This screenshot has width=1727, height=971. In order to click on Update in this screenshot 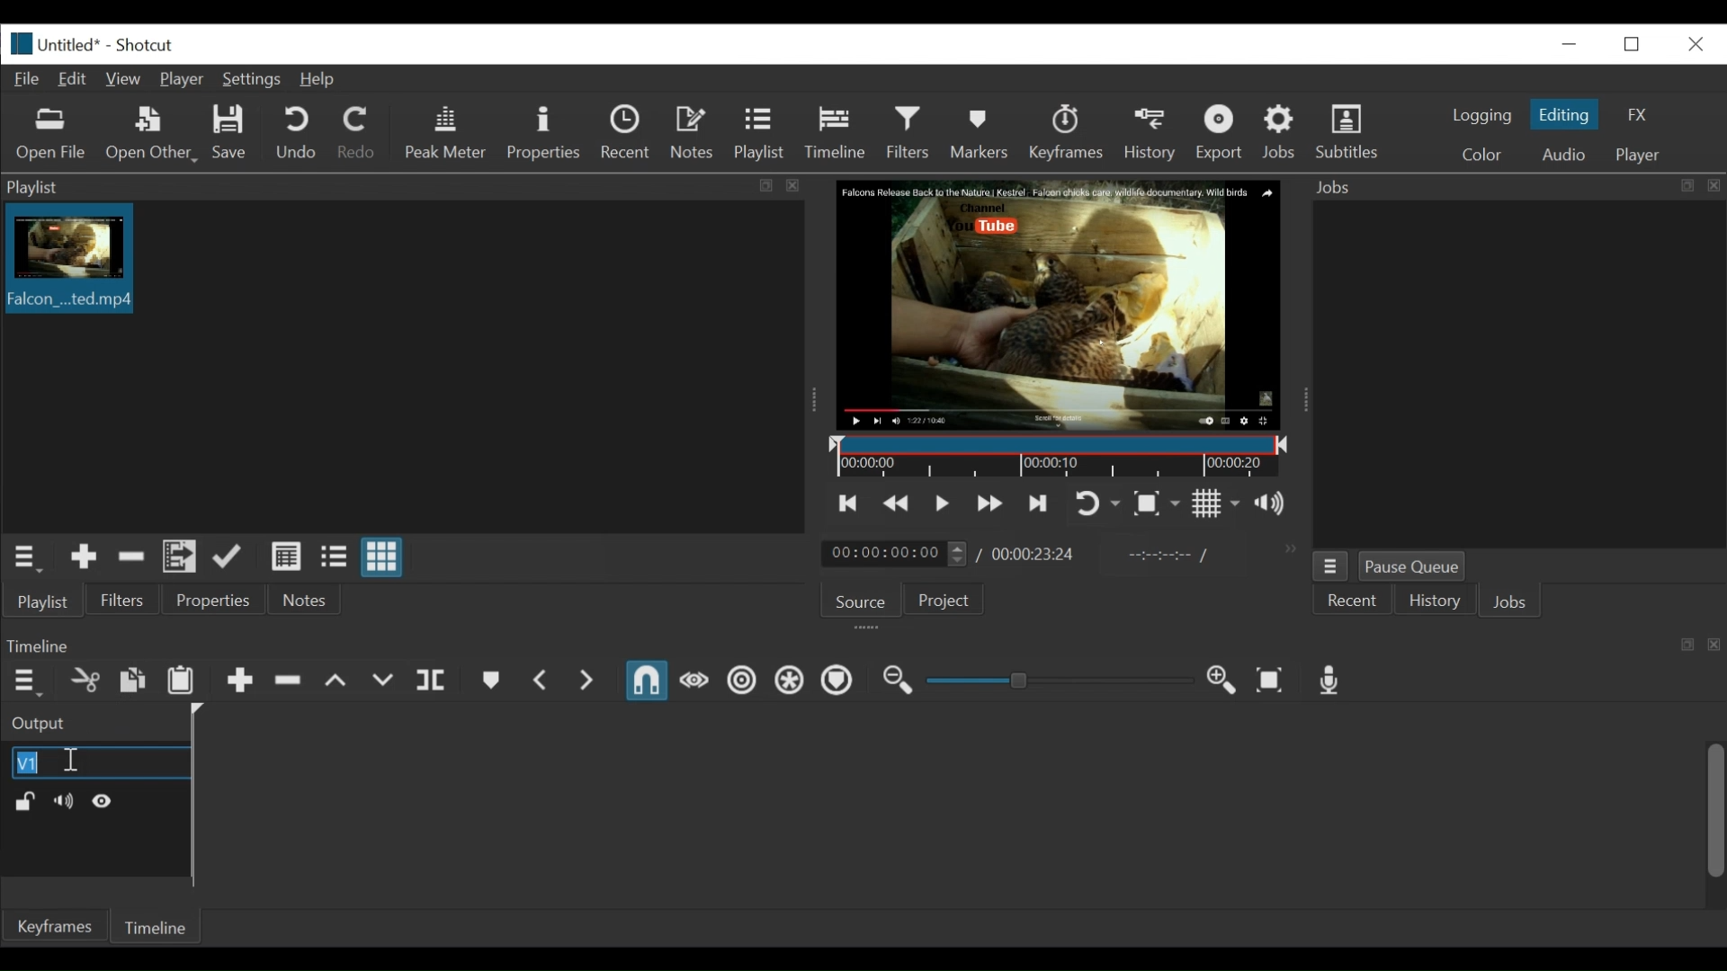, I will do `click(231, 557)`.